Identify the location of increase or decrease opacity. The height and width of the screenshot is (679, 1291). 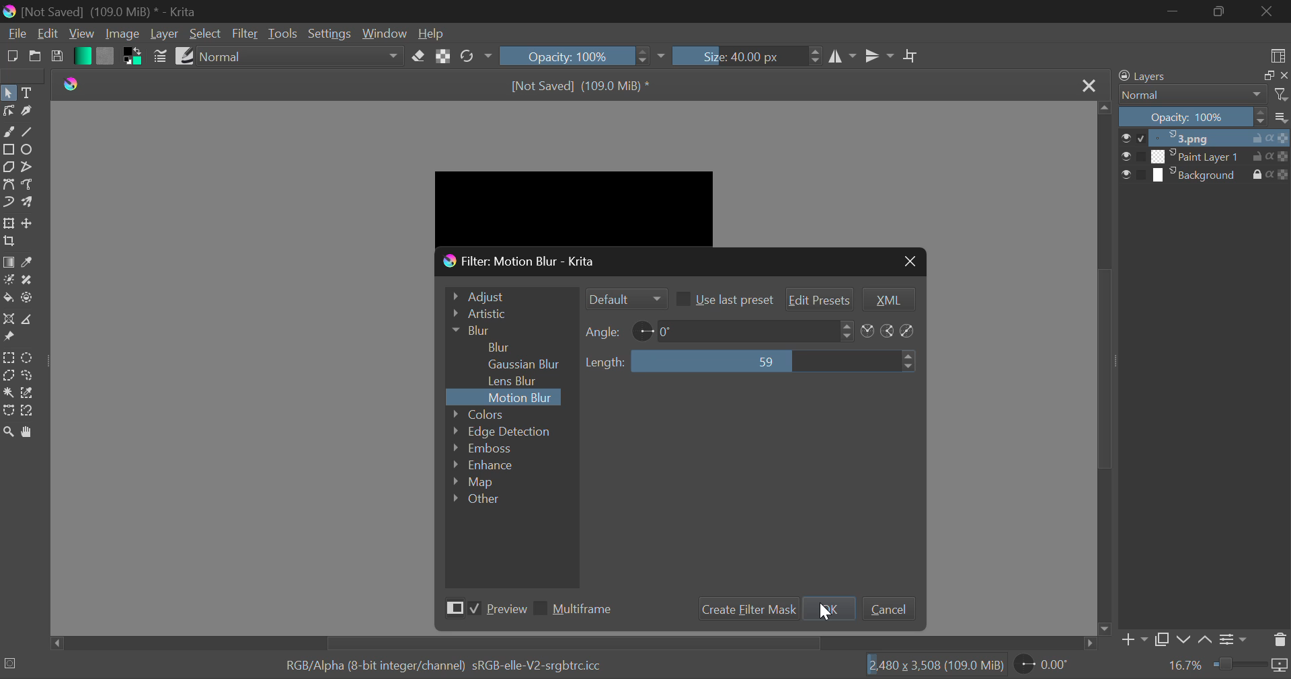
(644, 56).